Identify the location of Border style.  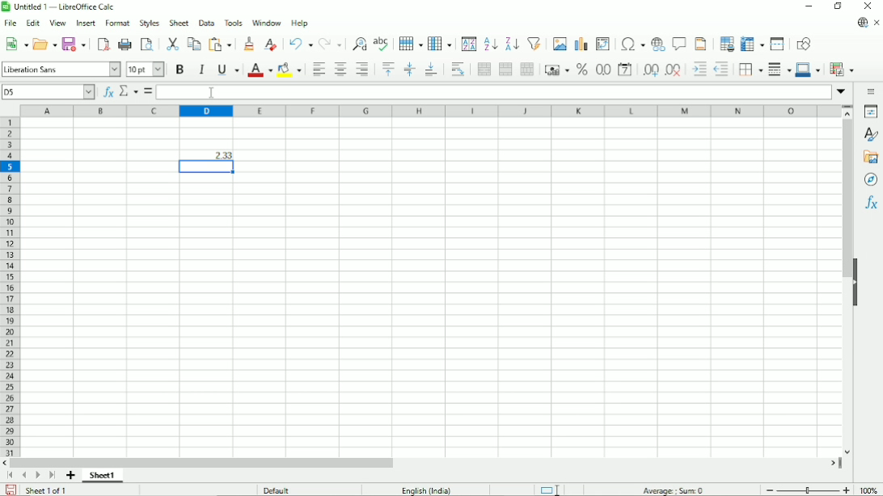
(781, 69).